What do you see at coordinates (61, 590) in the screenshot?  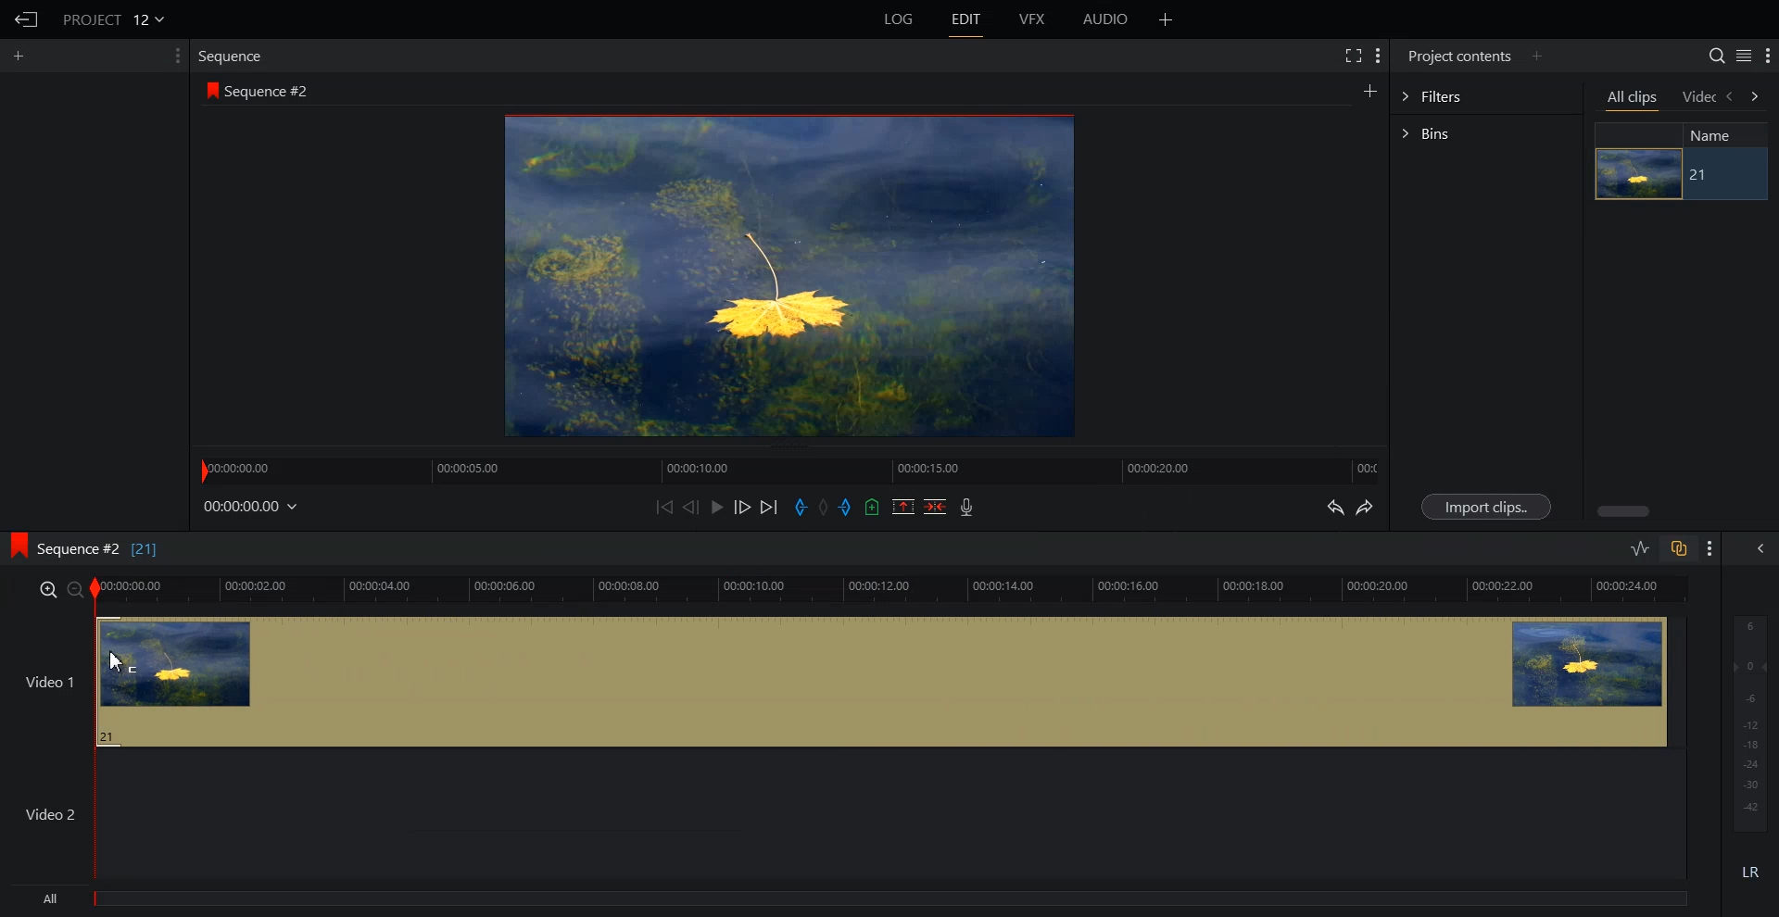 I see `Zoom In and Out` at bounding box center [61, 590].